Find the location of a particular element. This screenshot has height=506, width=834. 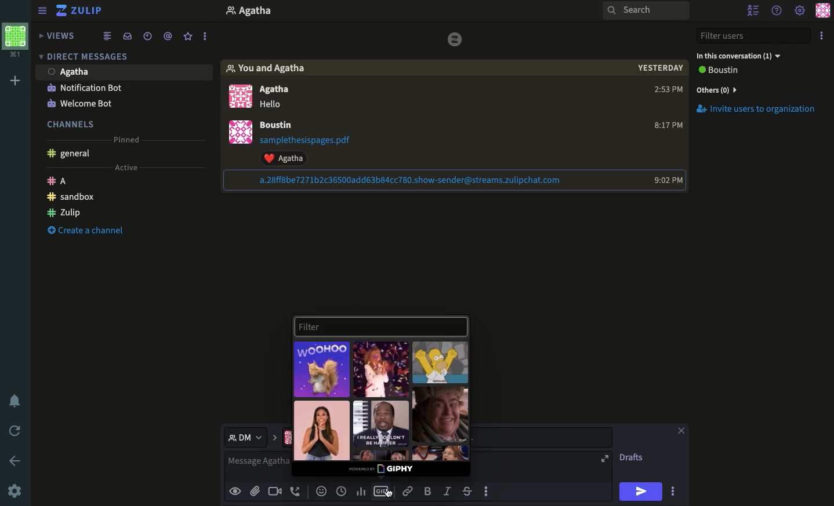

Profile is located at coordinates (238, 133).